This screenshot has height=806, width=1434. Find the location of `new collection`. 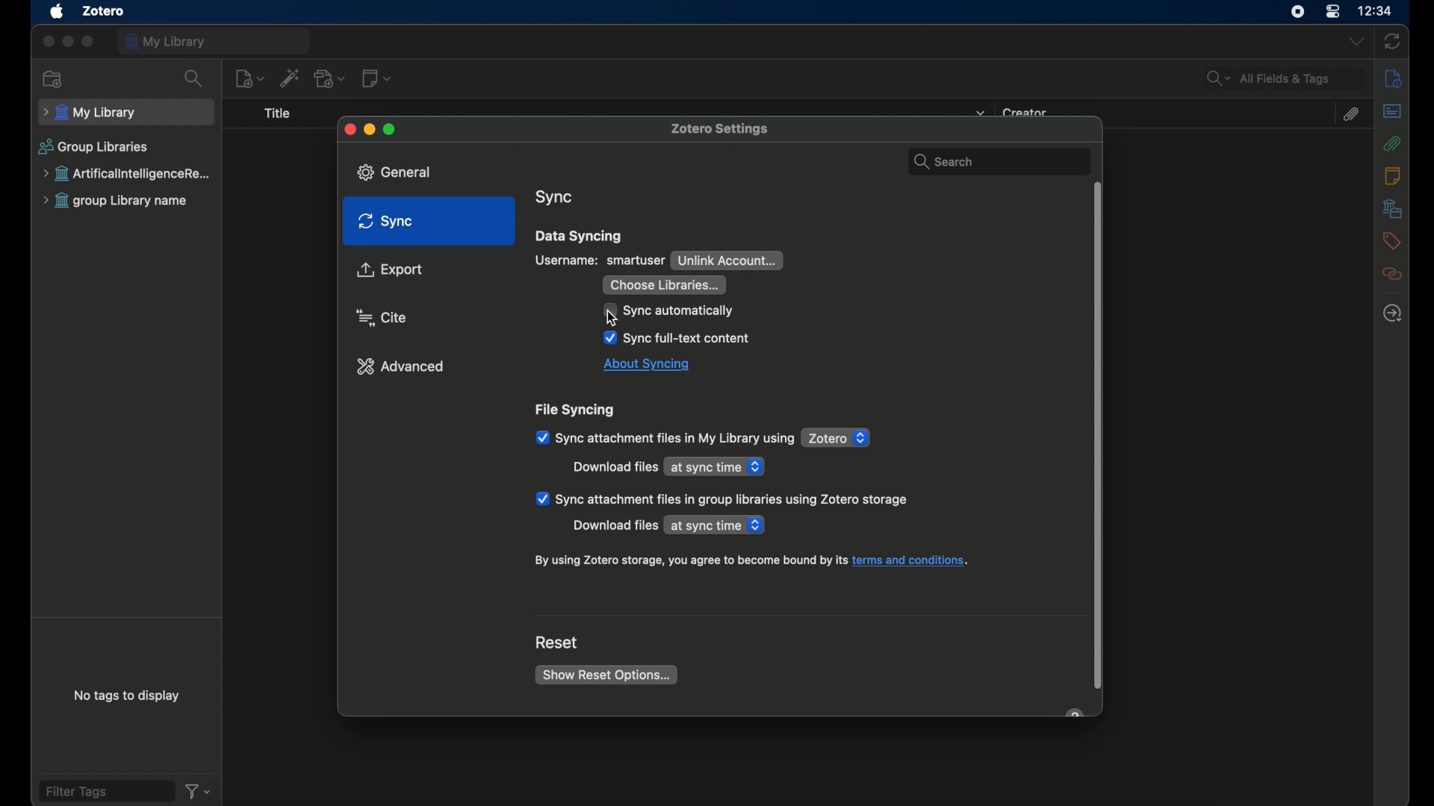

new collection is located at coordinates (53, 79).